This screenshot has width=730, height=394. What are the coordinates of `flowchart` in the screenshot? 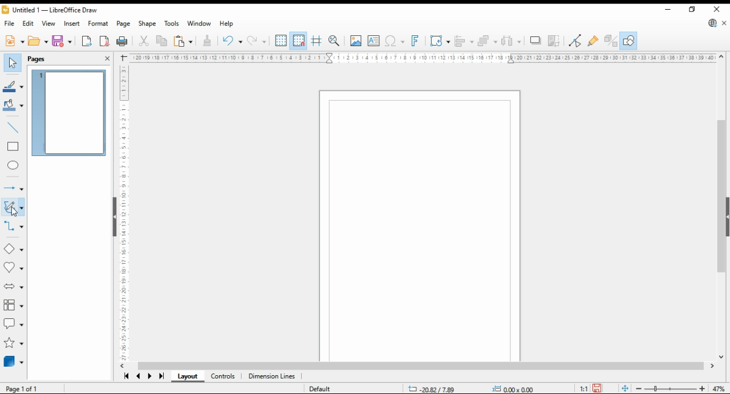 It's located at (14, 306).